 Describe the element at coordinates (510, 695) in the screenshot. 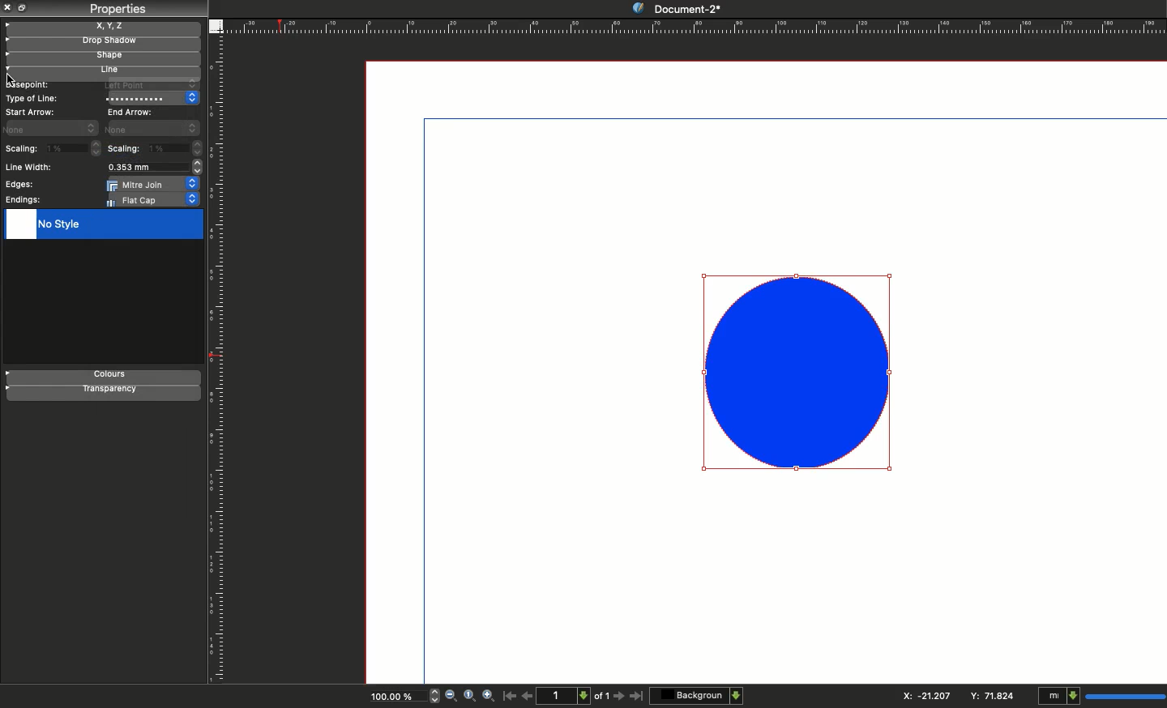

I see `First page` at that location.